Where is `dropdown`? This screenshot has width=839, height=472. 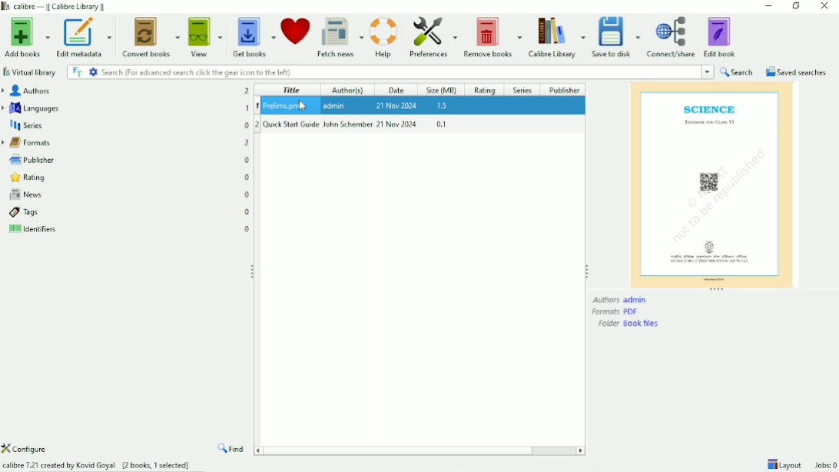 dropdown is located at coordinates (708, 71).